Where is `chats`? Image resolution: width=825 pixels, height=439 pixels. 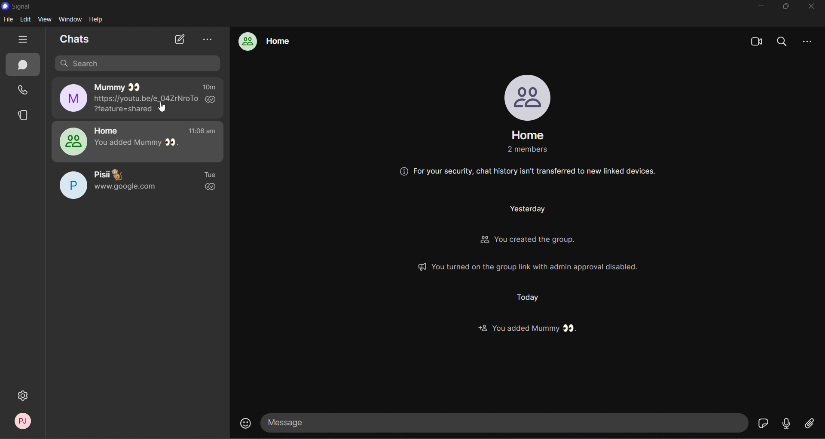 chats is located at coordinates (74, 40).